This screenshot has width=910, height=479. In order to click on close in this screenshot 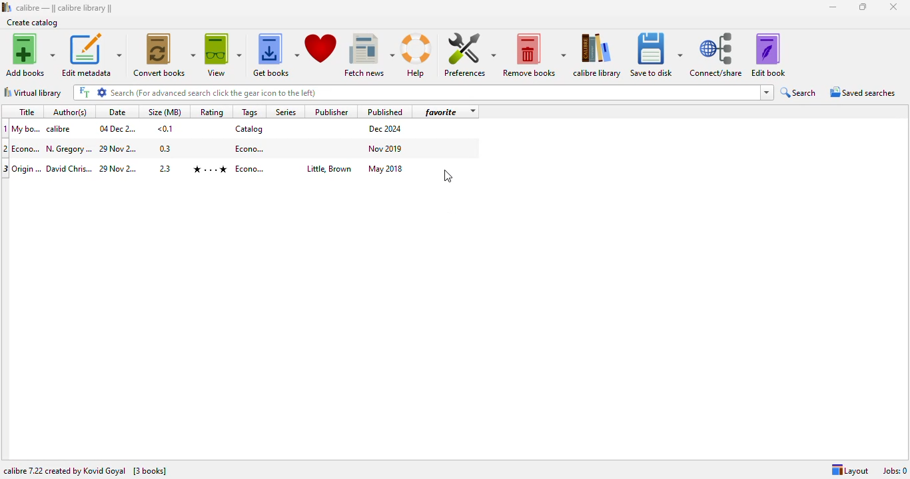, I will do `click(893, 7)`.